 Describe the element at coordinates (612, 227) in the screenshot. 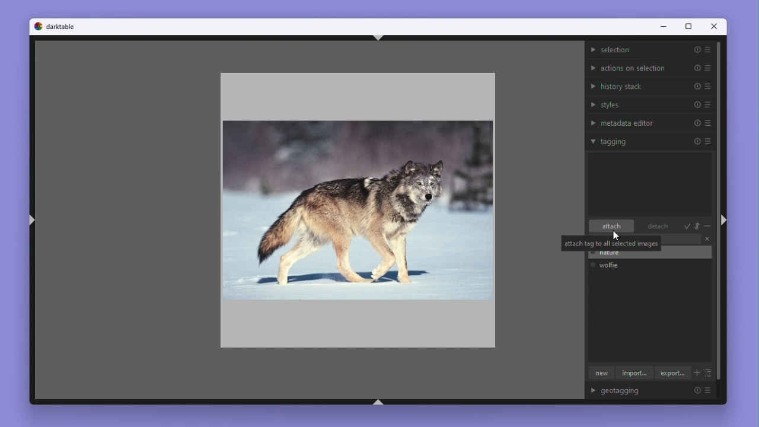

I see `Attach` at that location.